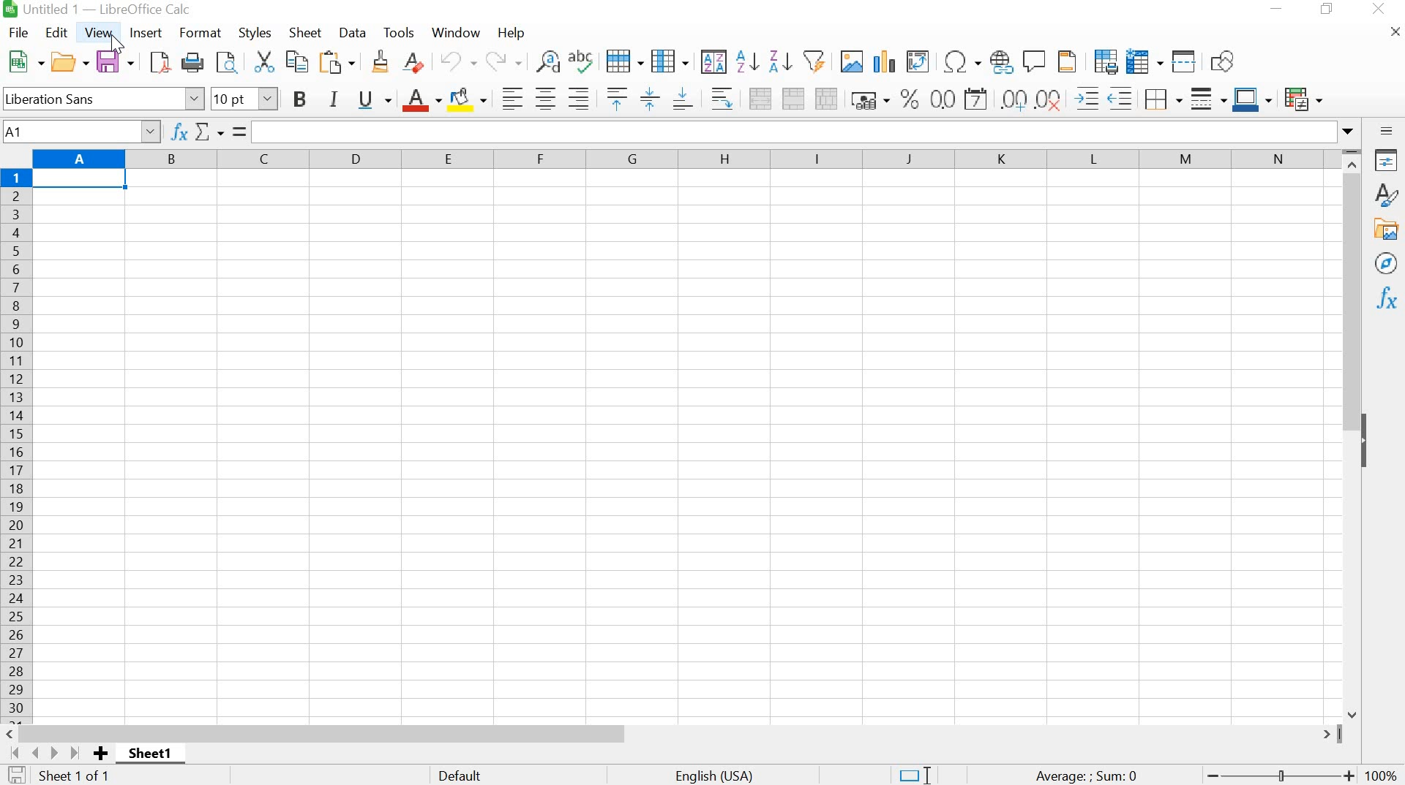 The height and width of the screenshot is (785, 1405). What do you see at coordinates (1142, 61) in the screenshot?
I see `FREEZE ROWS AND COLUMNS` at bounding box center [1142, 61].